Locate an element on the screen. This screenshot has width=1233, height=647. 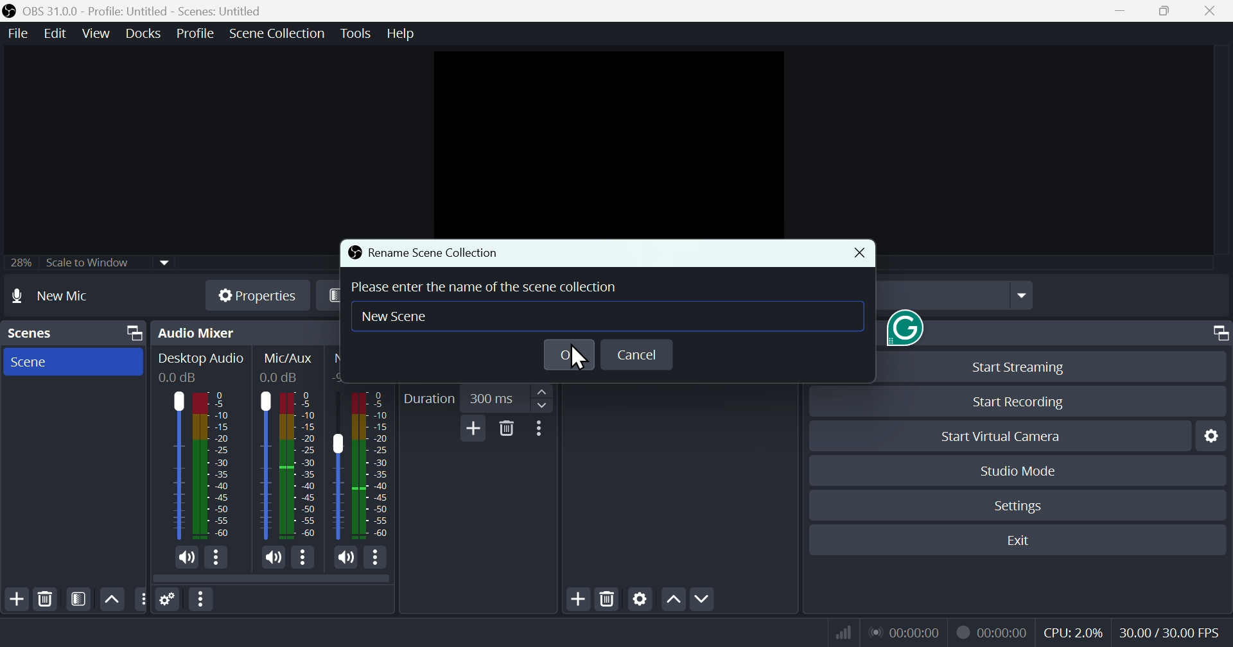
Please enter the name of scene collection is located at coordinates (485, 286).